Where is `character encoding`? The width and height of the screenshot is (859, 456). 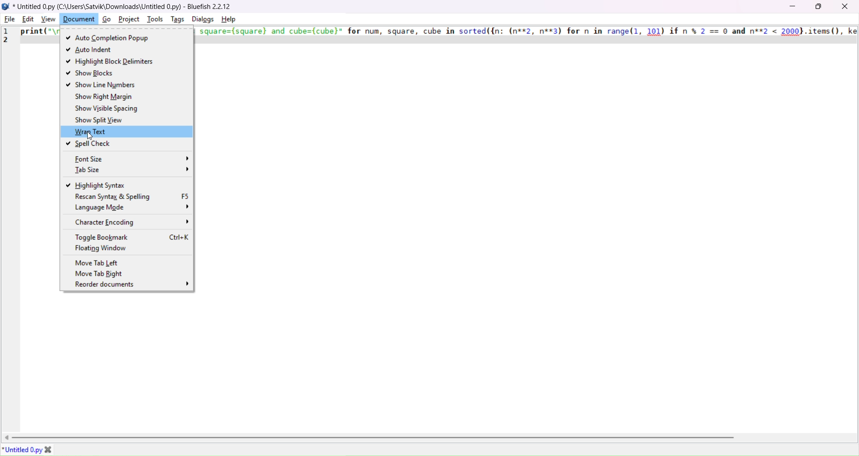
character encoding is located at coordinates (132, 222).